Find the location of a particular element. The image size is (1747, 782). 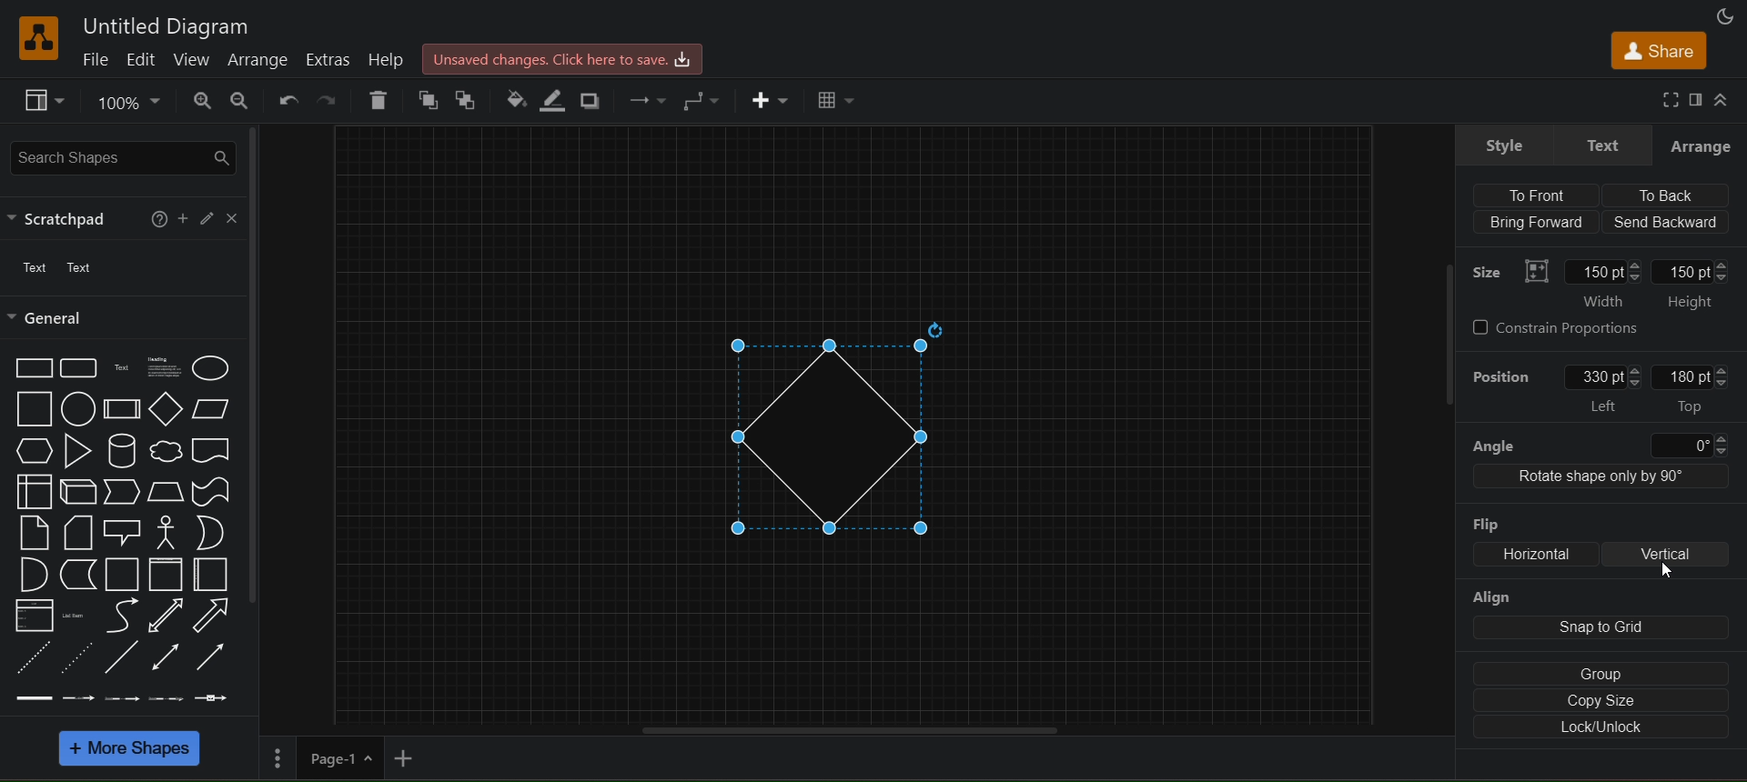

container is located at coordinates (118, 574).